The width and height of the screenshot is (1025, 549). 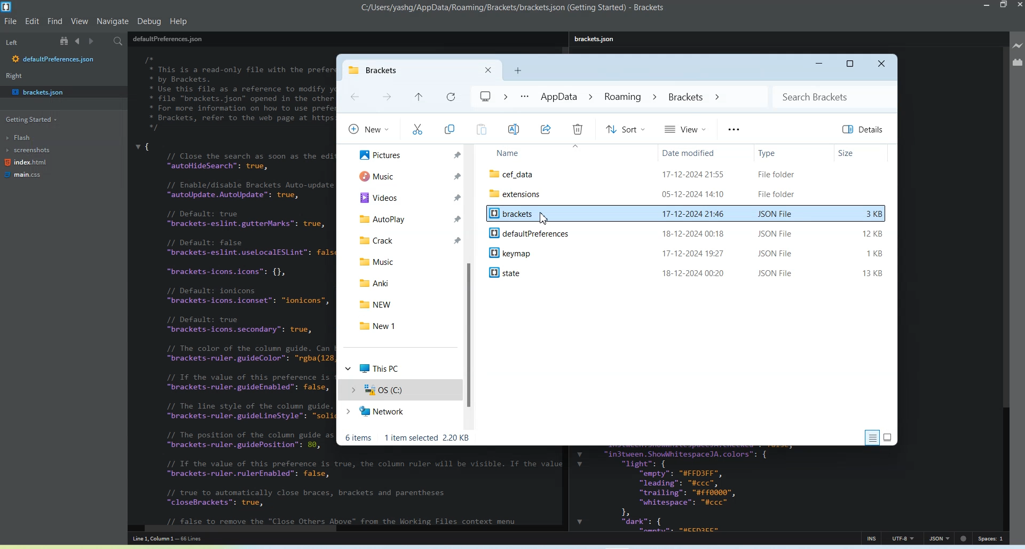 I want to click on cursor, so click(x=546, y=218).